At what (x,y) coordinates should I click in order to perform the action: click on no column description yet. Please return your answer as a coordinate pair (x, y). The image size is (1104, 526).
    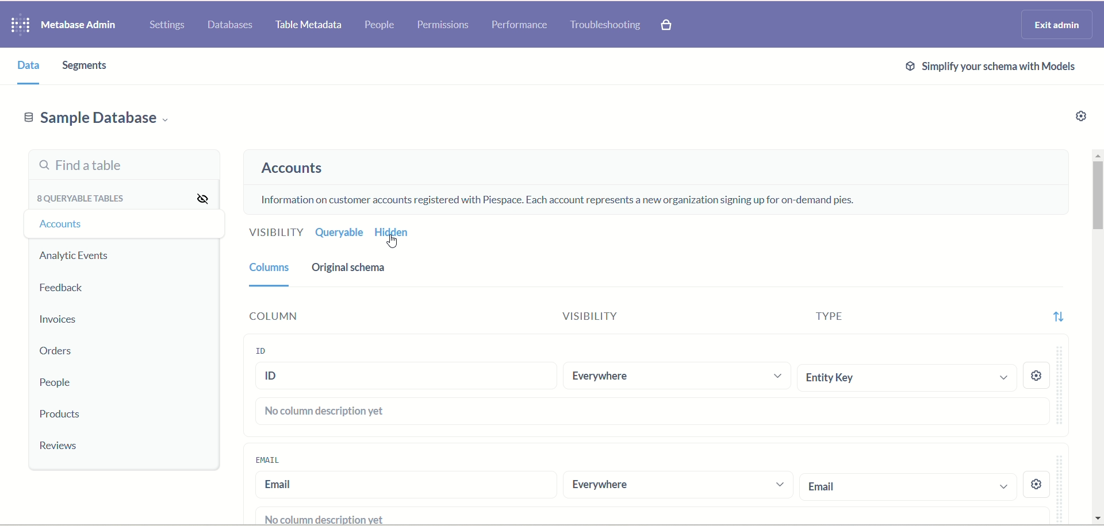
    Looking at the image, I should click on (315, 517).